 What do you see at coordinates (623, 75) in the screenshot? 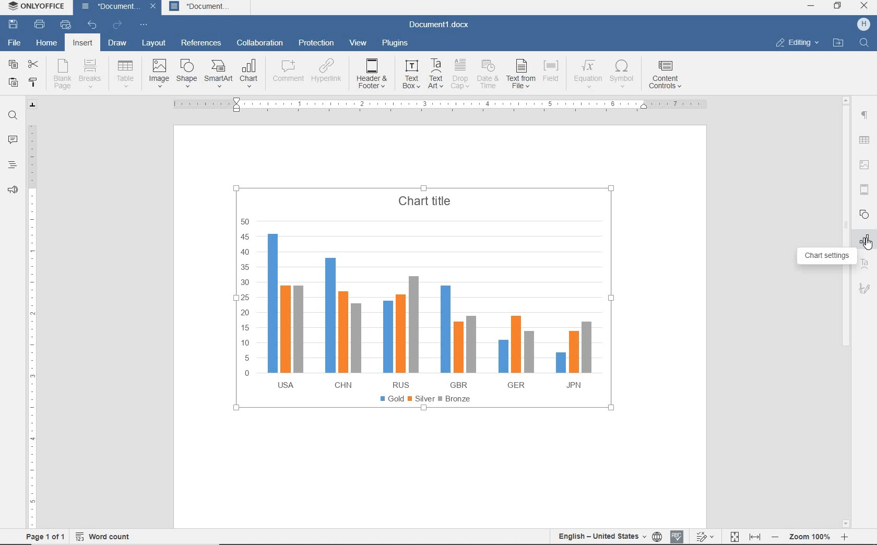
I see `symbol` at bounding box center [623, 75].